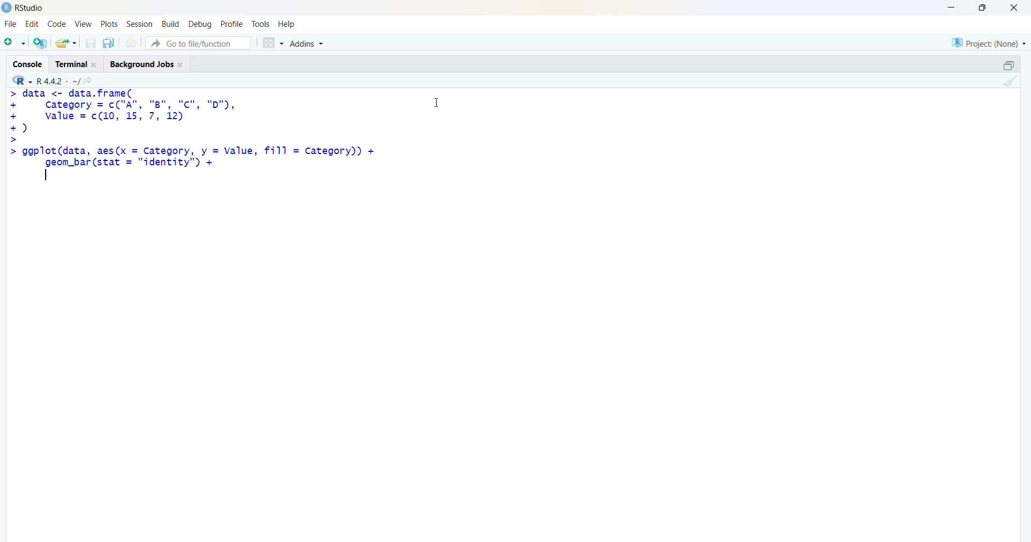 The height and width of the screenshot is (542, 1031). Describe the element at coordinates (129, 42) in the screenshot. I see `print current file` at that location.